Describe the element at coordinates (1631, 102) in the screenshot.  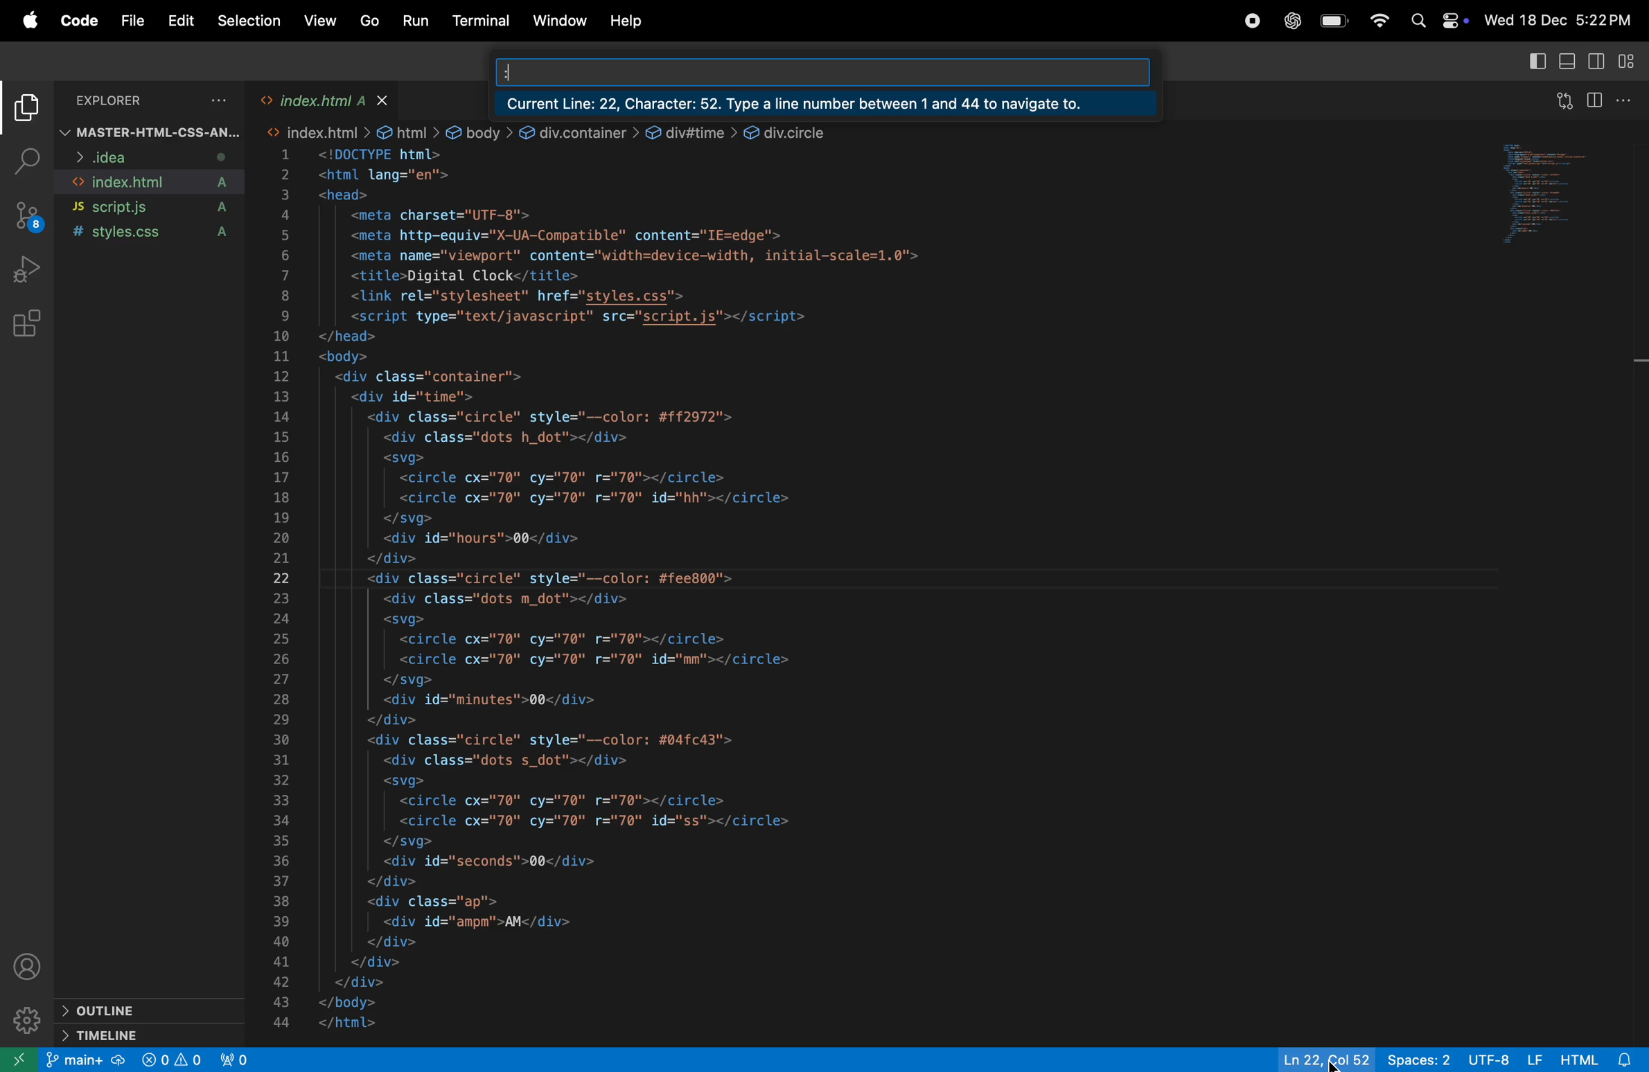
I see `options` at that location.